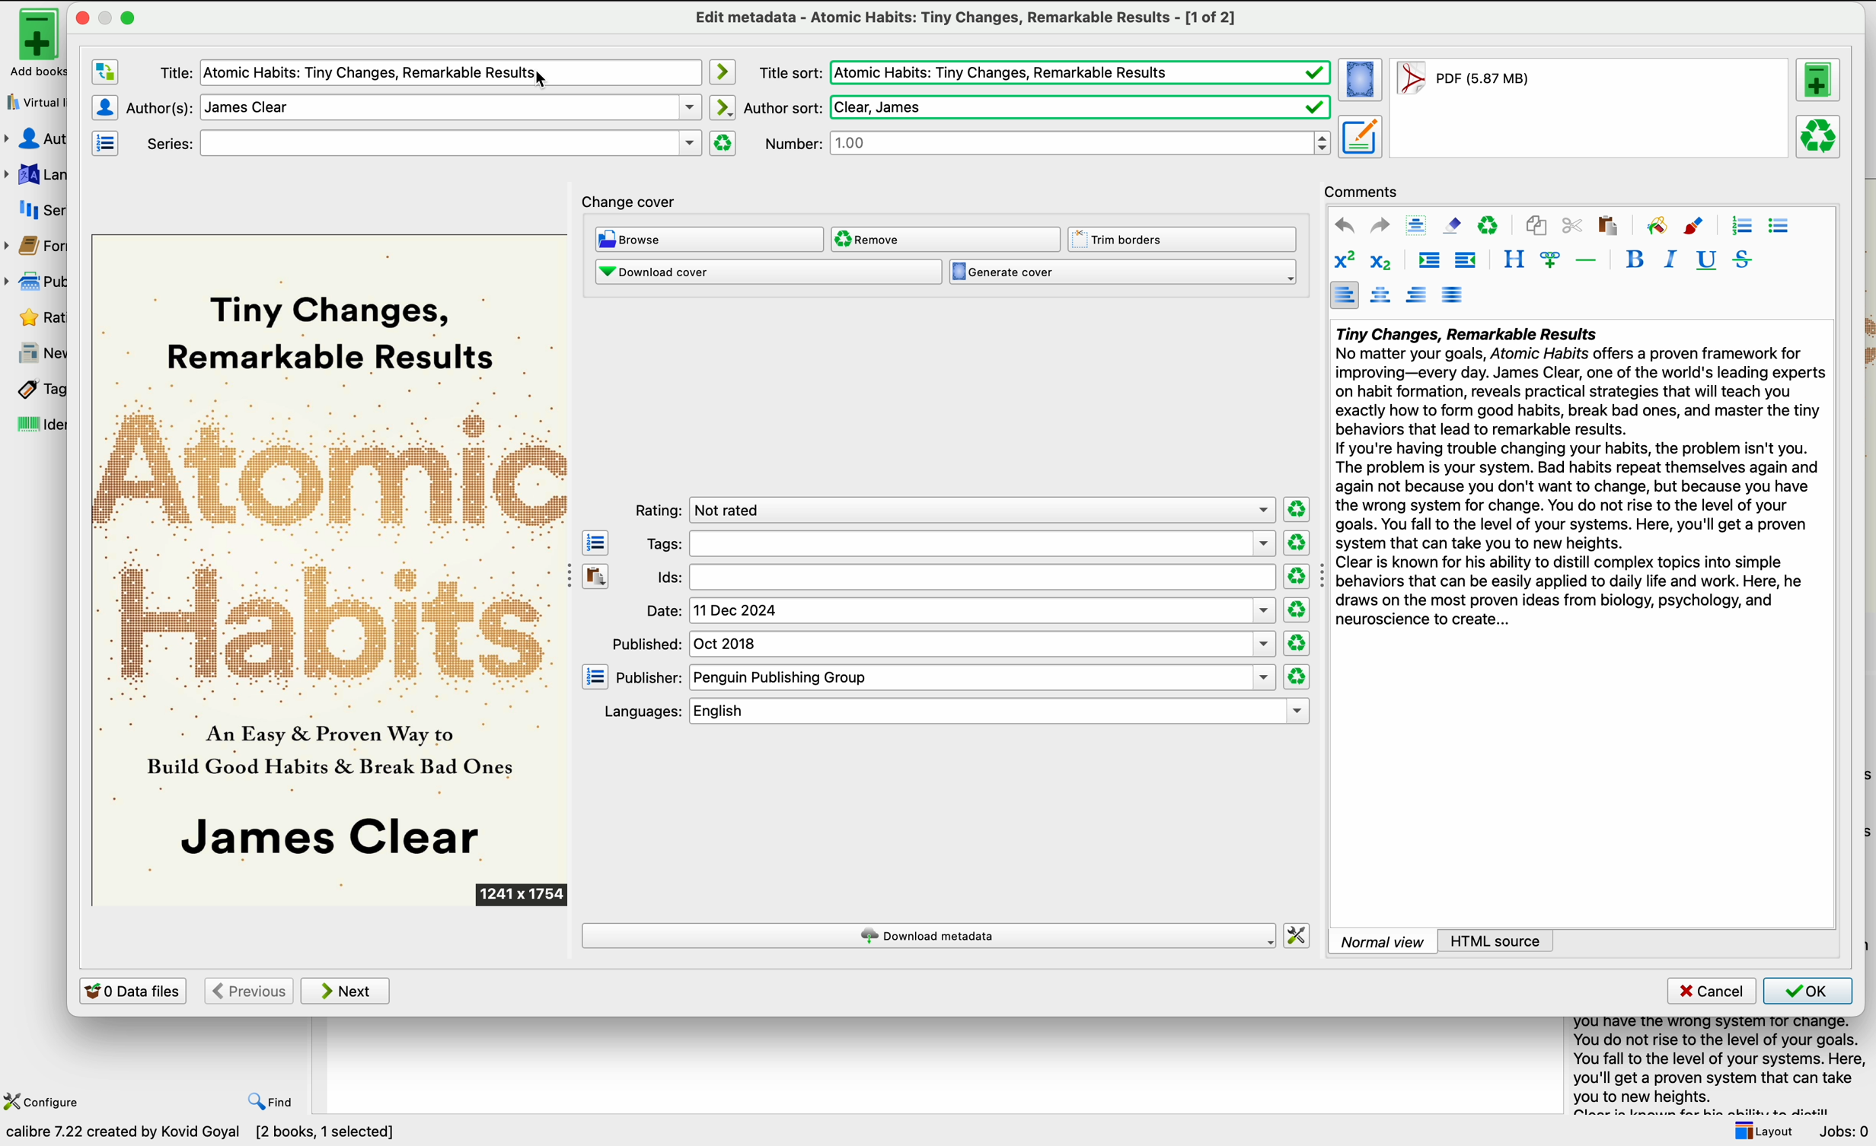 The height and width of the screenshot is (1146, 1876). I want to click on change how calibre downloads metadata, so click(1298, 934).